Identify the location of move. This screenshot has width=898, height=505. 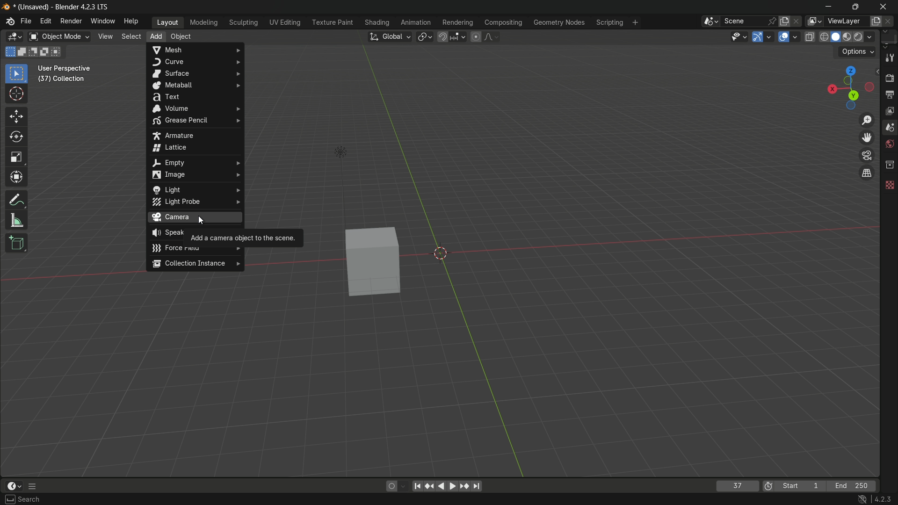
(16, 116).